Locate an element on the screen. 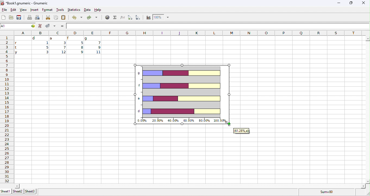 The image size is (370, 196). 61.28% is located at coordinates (241, 131).